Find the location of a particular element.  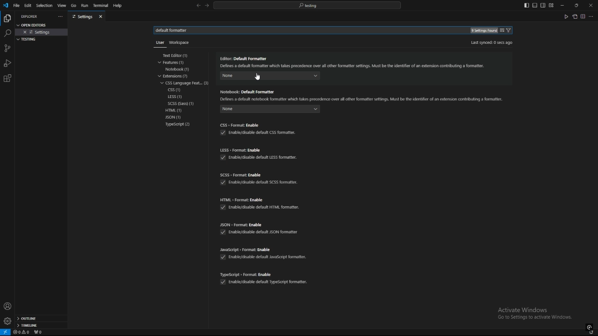

change settings  is located at coordinates (502, 30).